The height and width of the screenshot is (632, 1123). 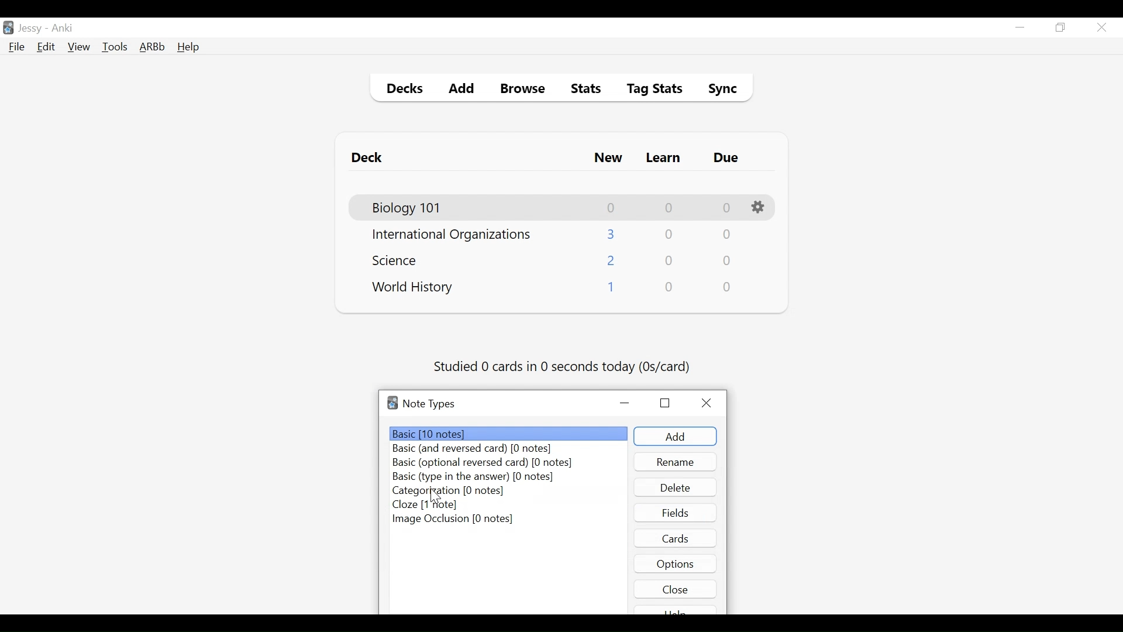 What do you see at coordinates (115, 46) in the screenshot?
I see `Tools` at bounding box center [115, 46].